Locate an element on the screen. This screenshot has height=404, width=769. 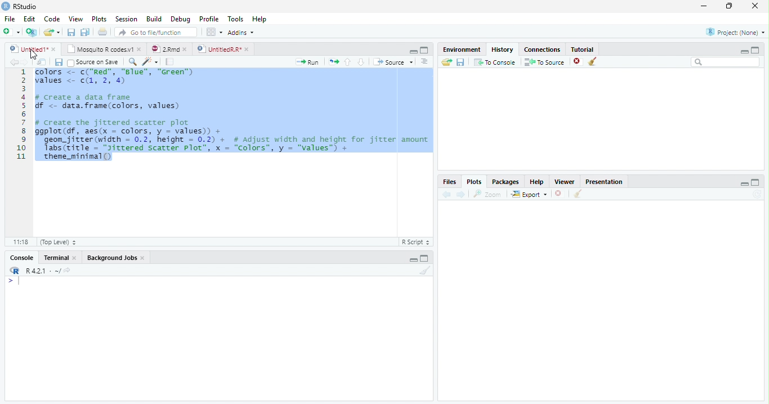
Console is located at coordinates (22, 257).